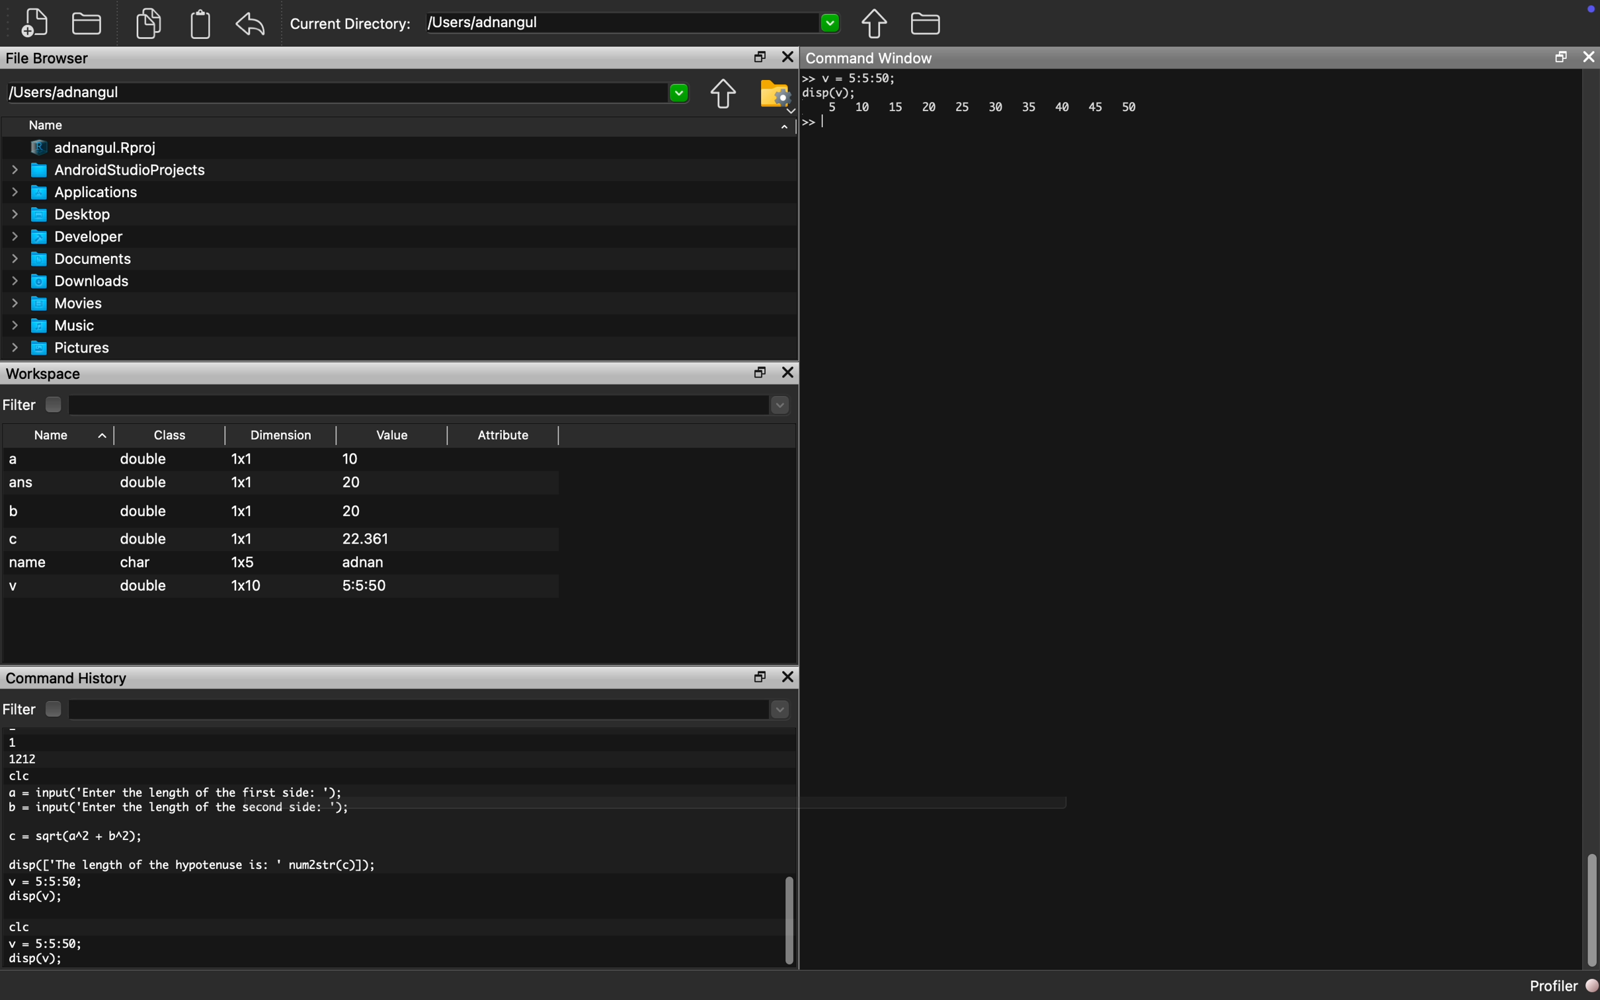 Image resolution: width=1600 pixels, height=1000 pixels. Describe the element at coordinates (783, 126) in the screenshot. I see `Dropdown` at that location.